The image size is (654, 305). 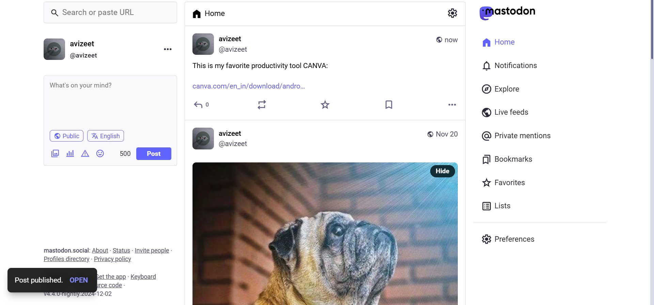 I want to click on @avizeet, so click(x=235, y=144).